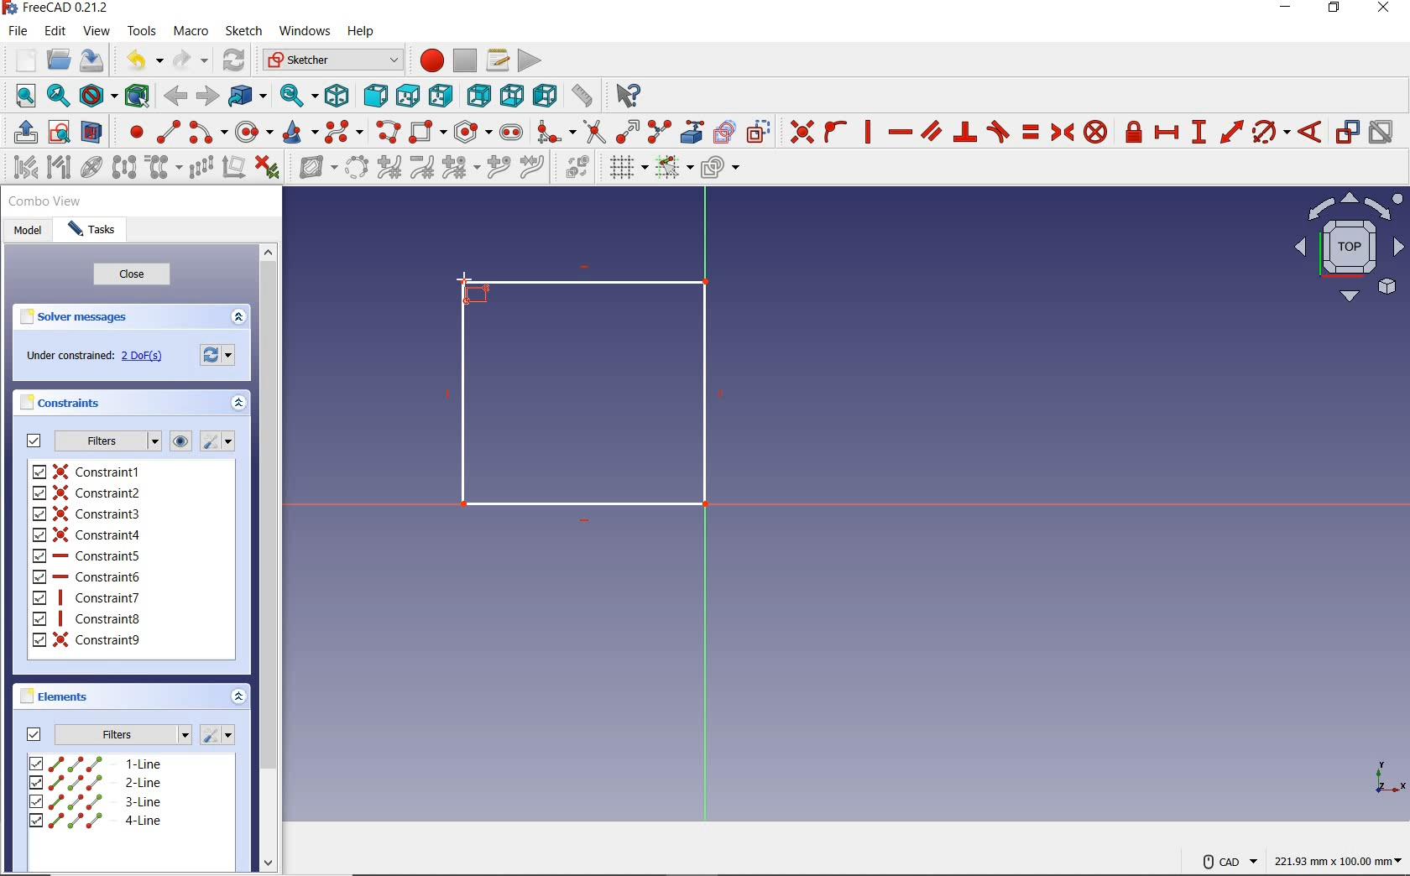  What do you see at coordinates (206, 95) in the screenshot?
I see `forward` at bounding box center [206, 95].